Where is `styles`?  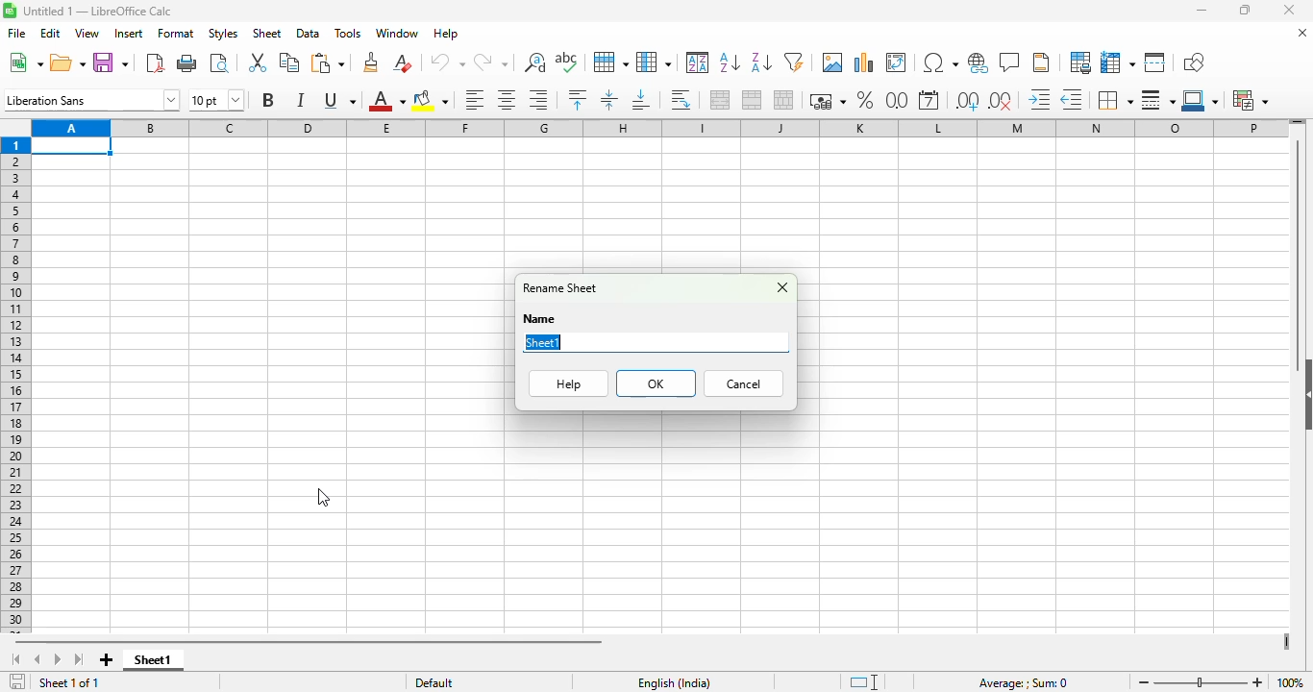 styles is located at coordinates (223, 33).